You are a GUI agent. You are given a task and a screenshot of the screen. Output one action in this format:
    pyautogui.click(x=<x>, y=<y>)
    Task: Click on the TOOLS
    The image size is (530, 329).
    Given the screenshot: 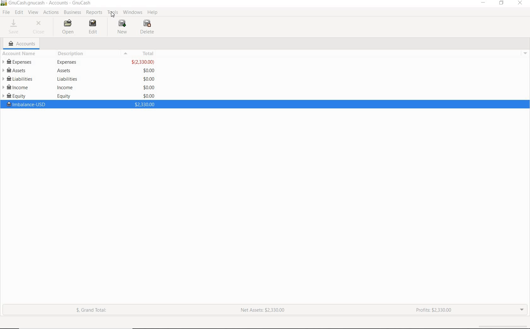 What is the action you would take?
    pyautogui.click(x=112, y=13)
    